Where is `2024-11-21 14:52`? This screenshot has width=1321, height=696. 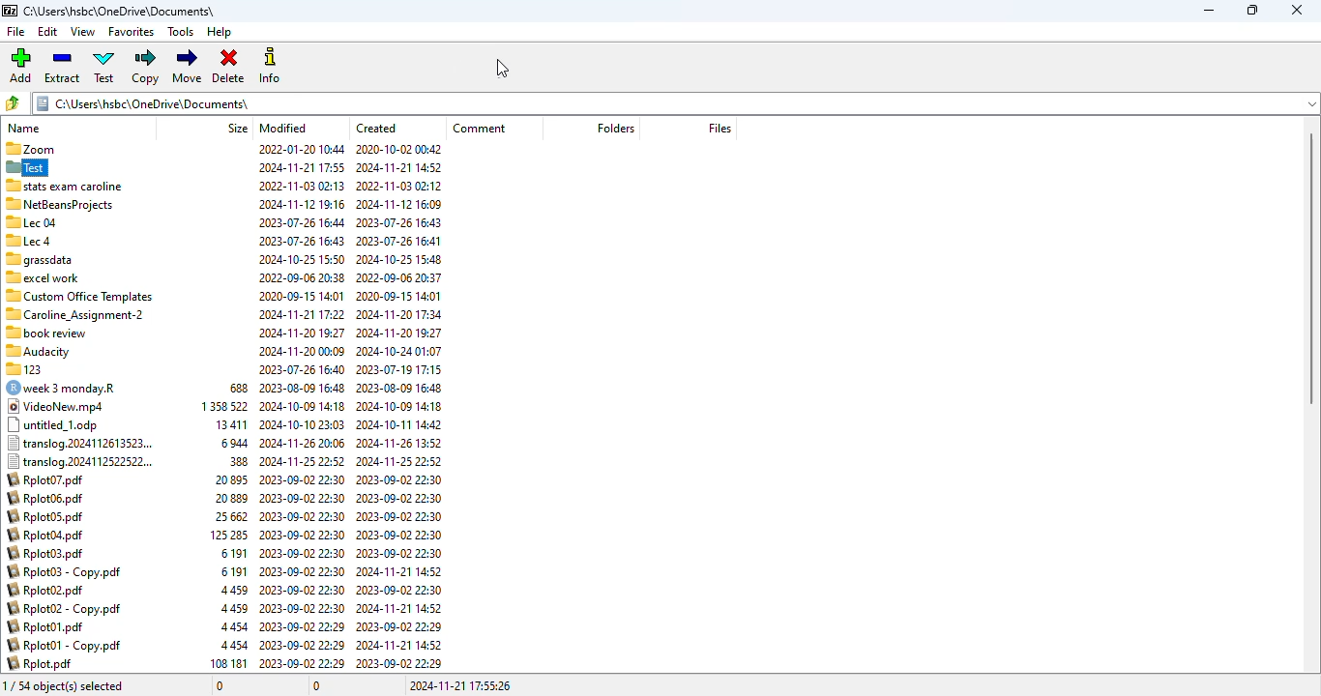 2024-11-21 14:52 is located at coordinates (398, 167).